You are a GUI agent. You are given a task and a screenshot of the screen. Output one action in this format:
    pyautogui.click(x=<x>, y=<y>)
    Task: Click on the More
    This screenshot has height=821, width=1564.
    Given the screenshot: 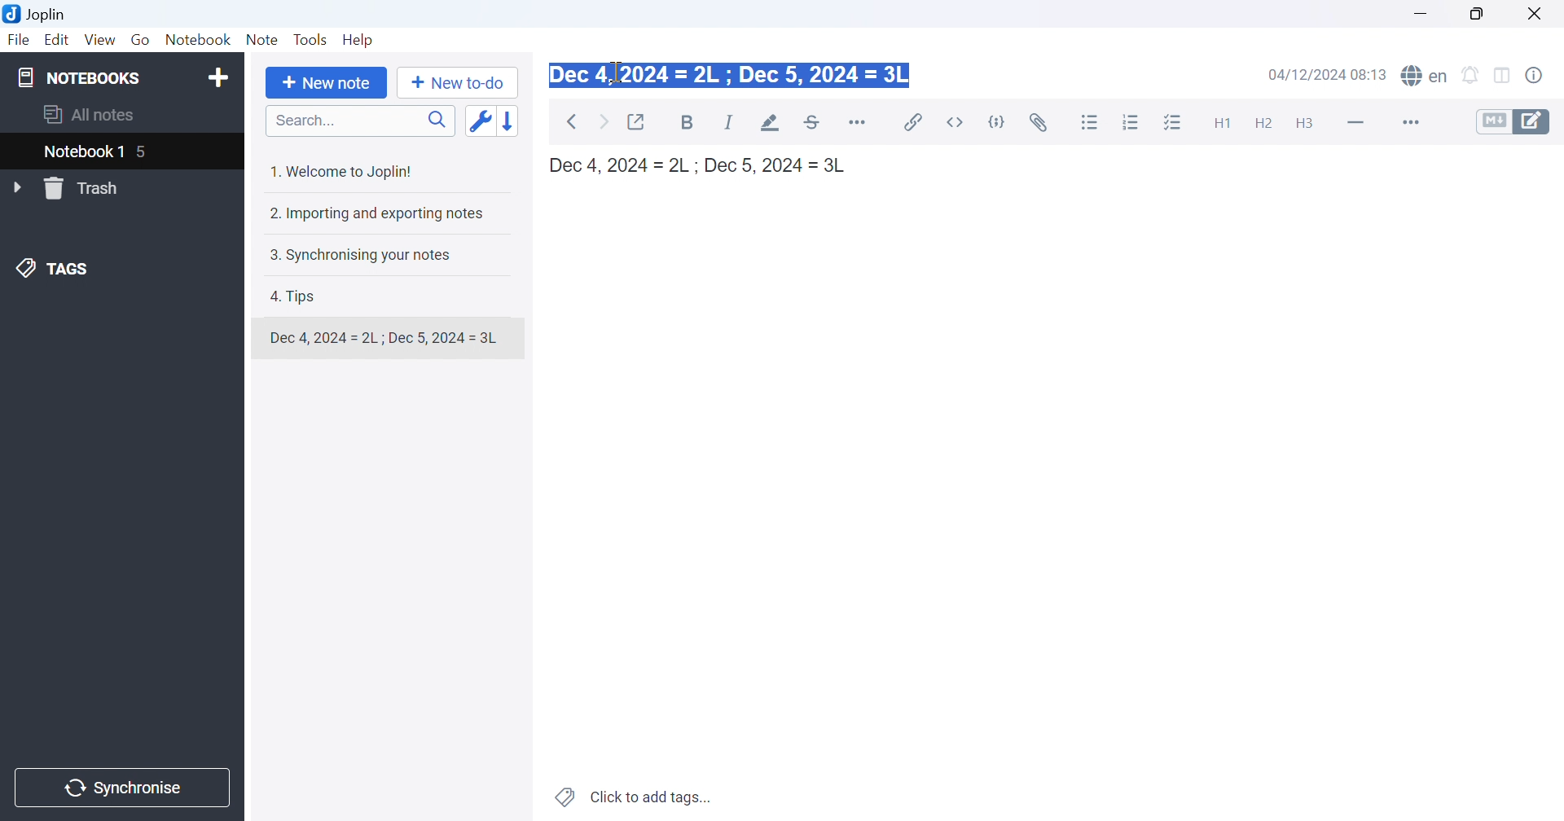 What is the action you would take?
    pyautogui.click(x=1404, y=122)
    